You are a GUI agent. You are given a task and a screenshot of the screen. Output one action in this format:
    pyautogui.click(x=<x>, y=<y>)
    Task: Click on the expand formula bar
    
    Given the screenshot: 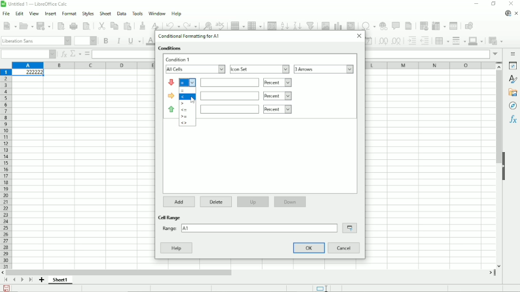 What is the action you would take?
    pyautogui.click(x=495, y=54)
    